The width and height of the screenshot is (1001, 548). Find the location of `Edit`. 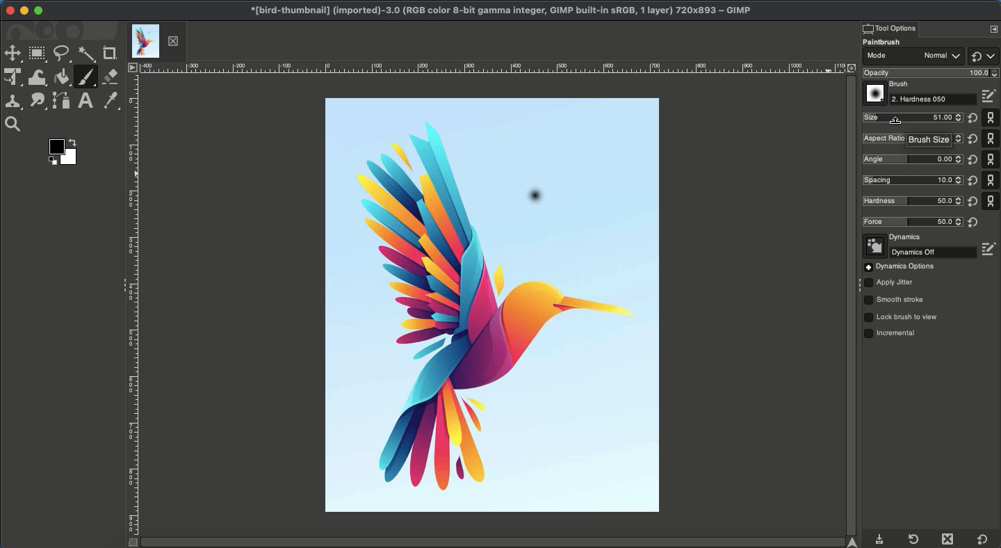

Edit is located at coordinates (991, 97).